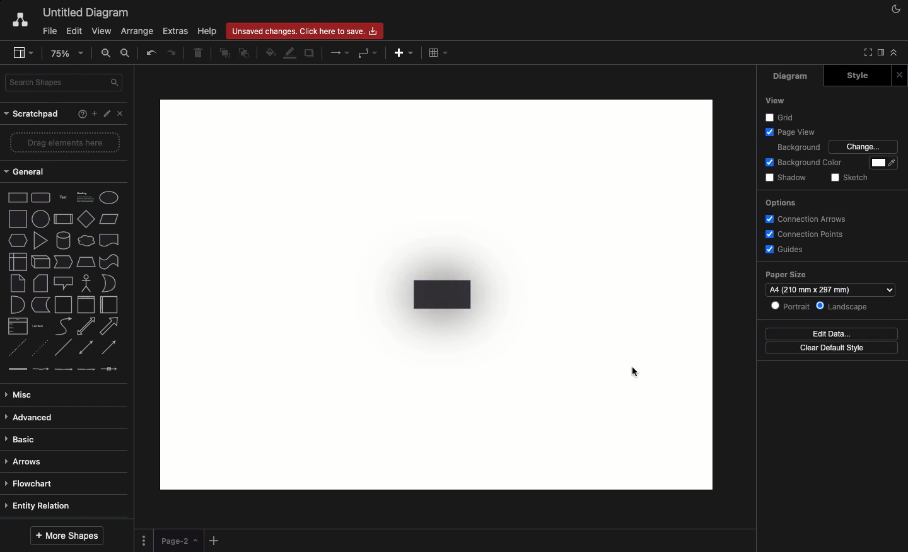  I want to click on list, so click(16, 326).